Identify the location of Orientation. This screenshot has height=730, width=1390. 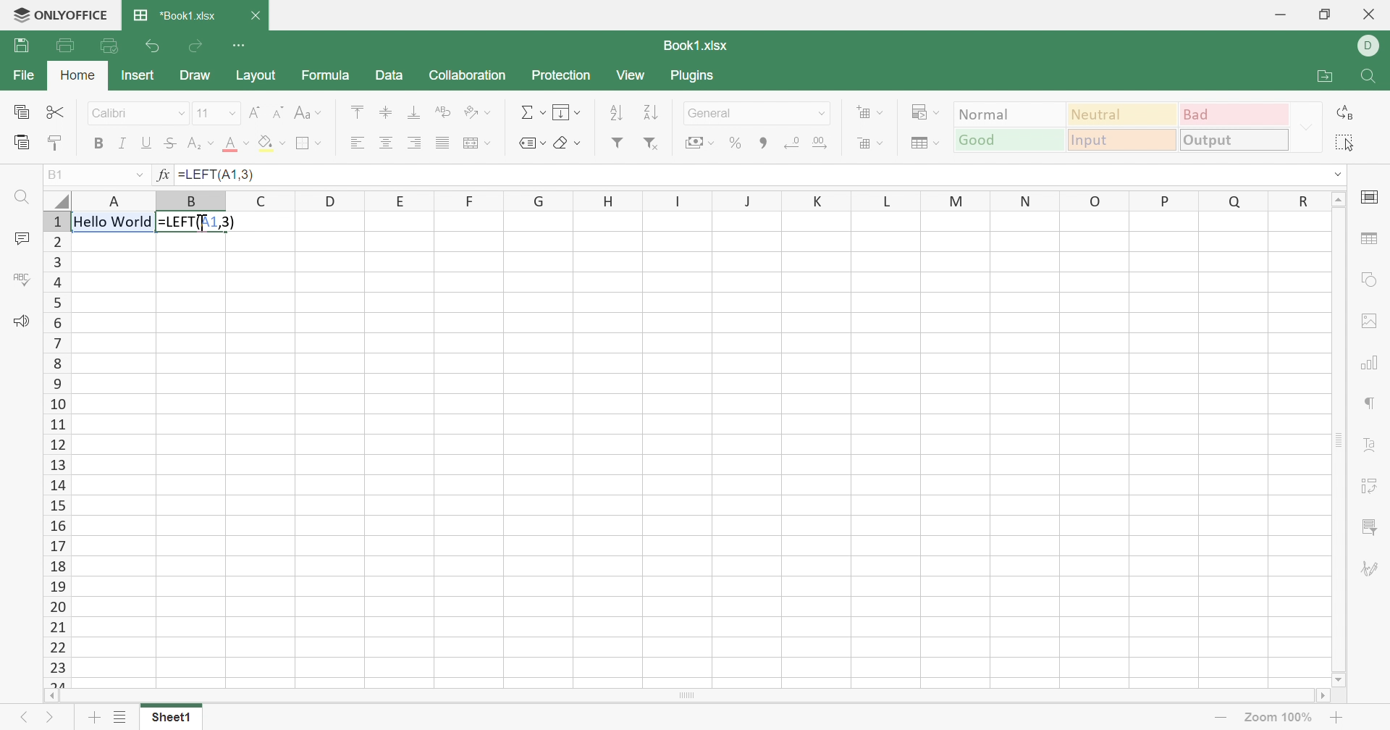
(476, 114).